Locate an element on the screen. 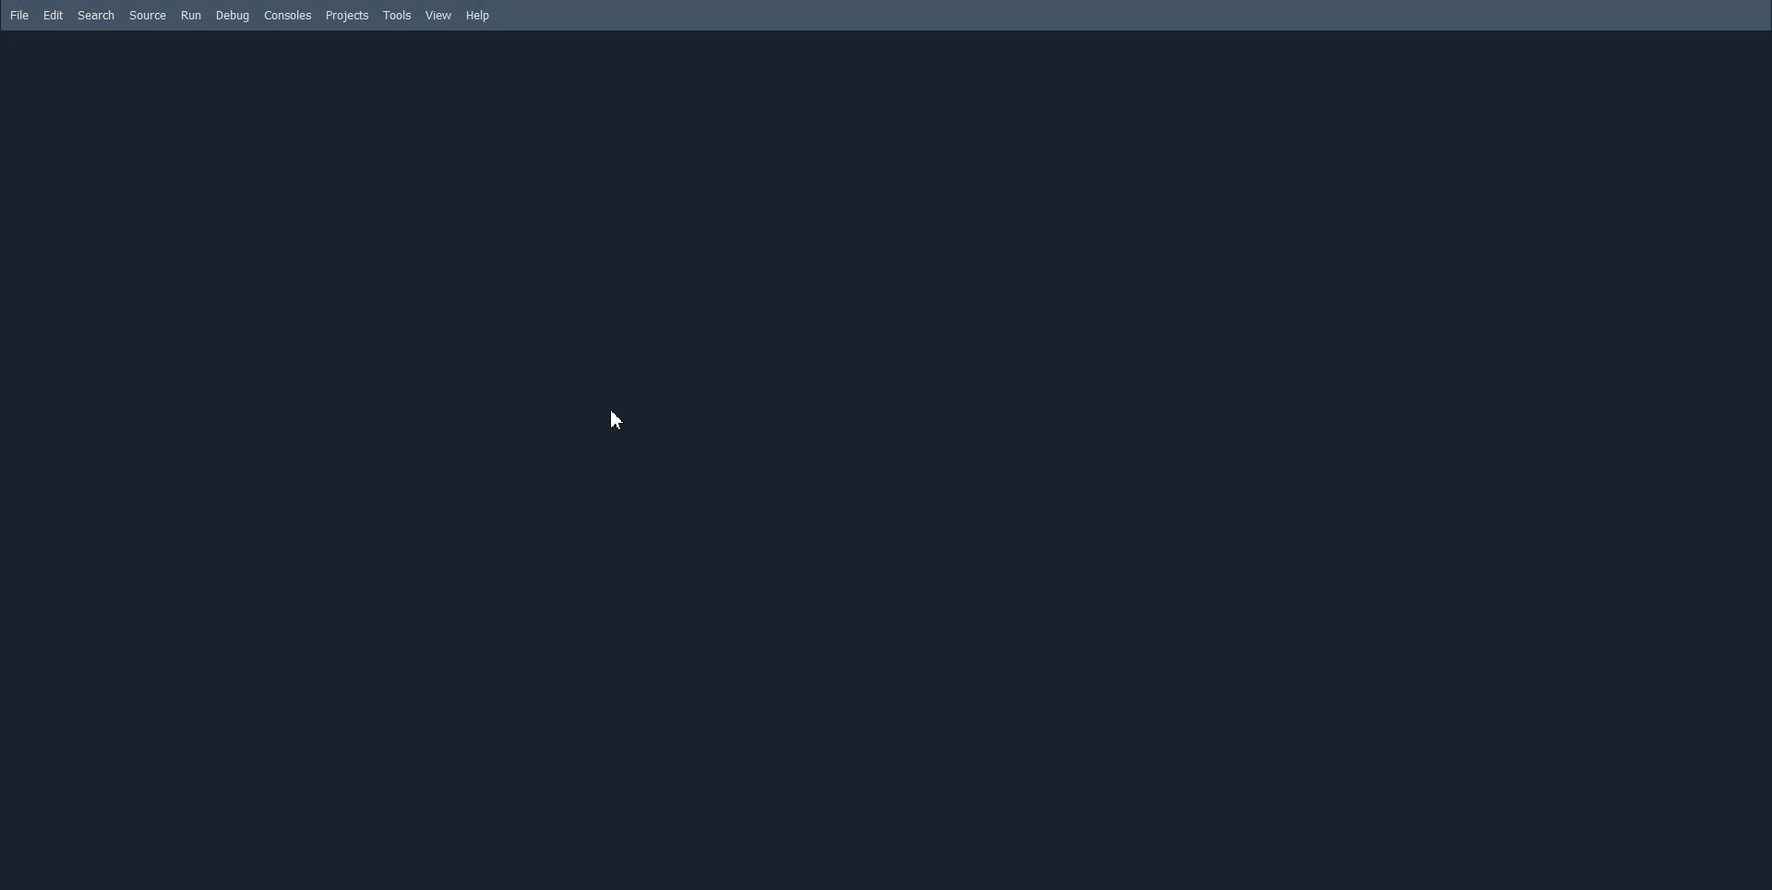 This screenshot has width=1772, height=890. Edit is located at coordinates (53, 16).